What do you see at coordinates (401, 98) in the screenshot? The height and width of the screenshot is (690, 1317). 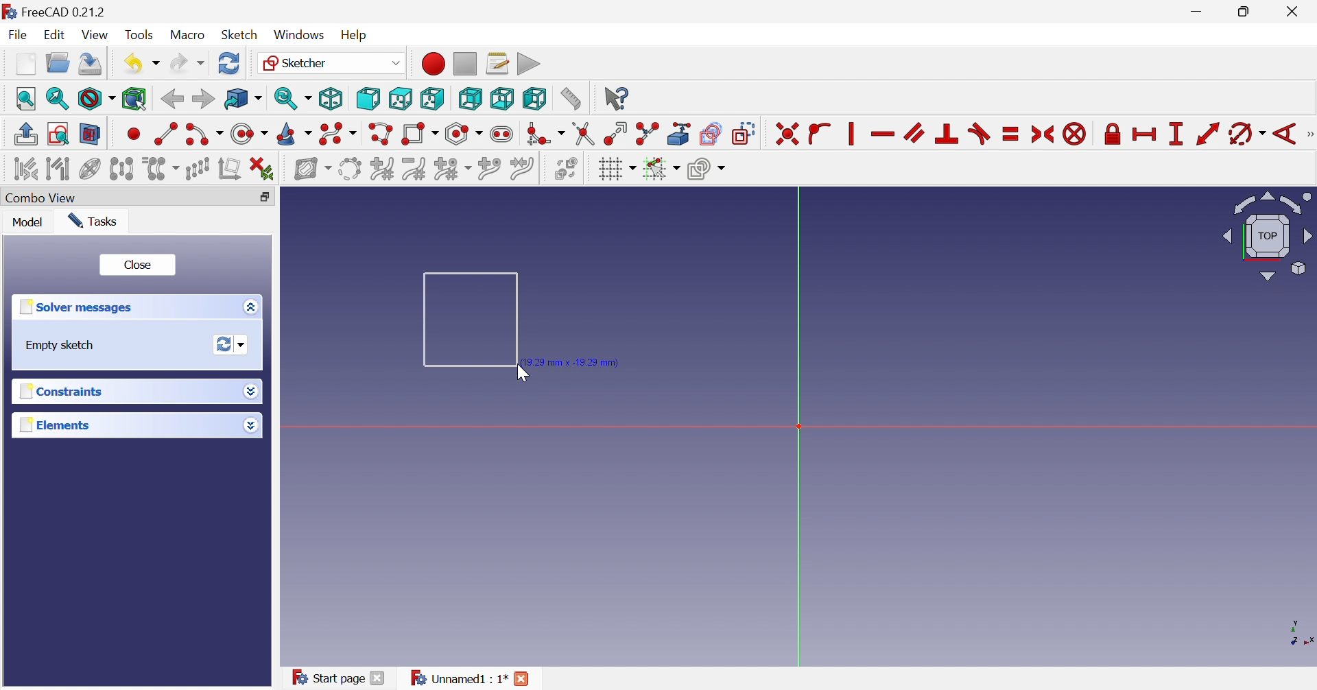 I see `Top` at bounding box center [401, 98].